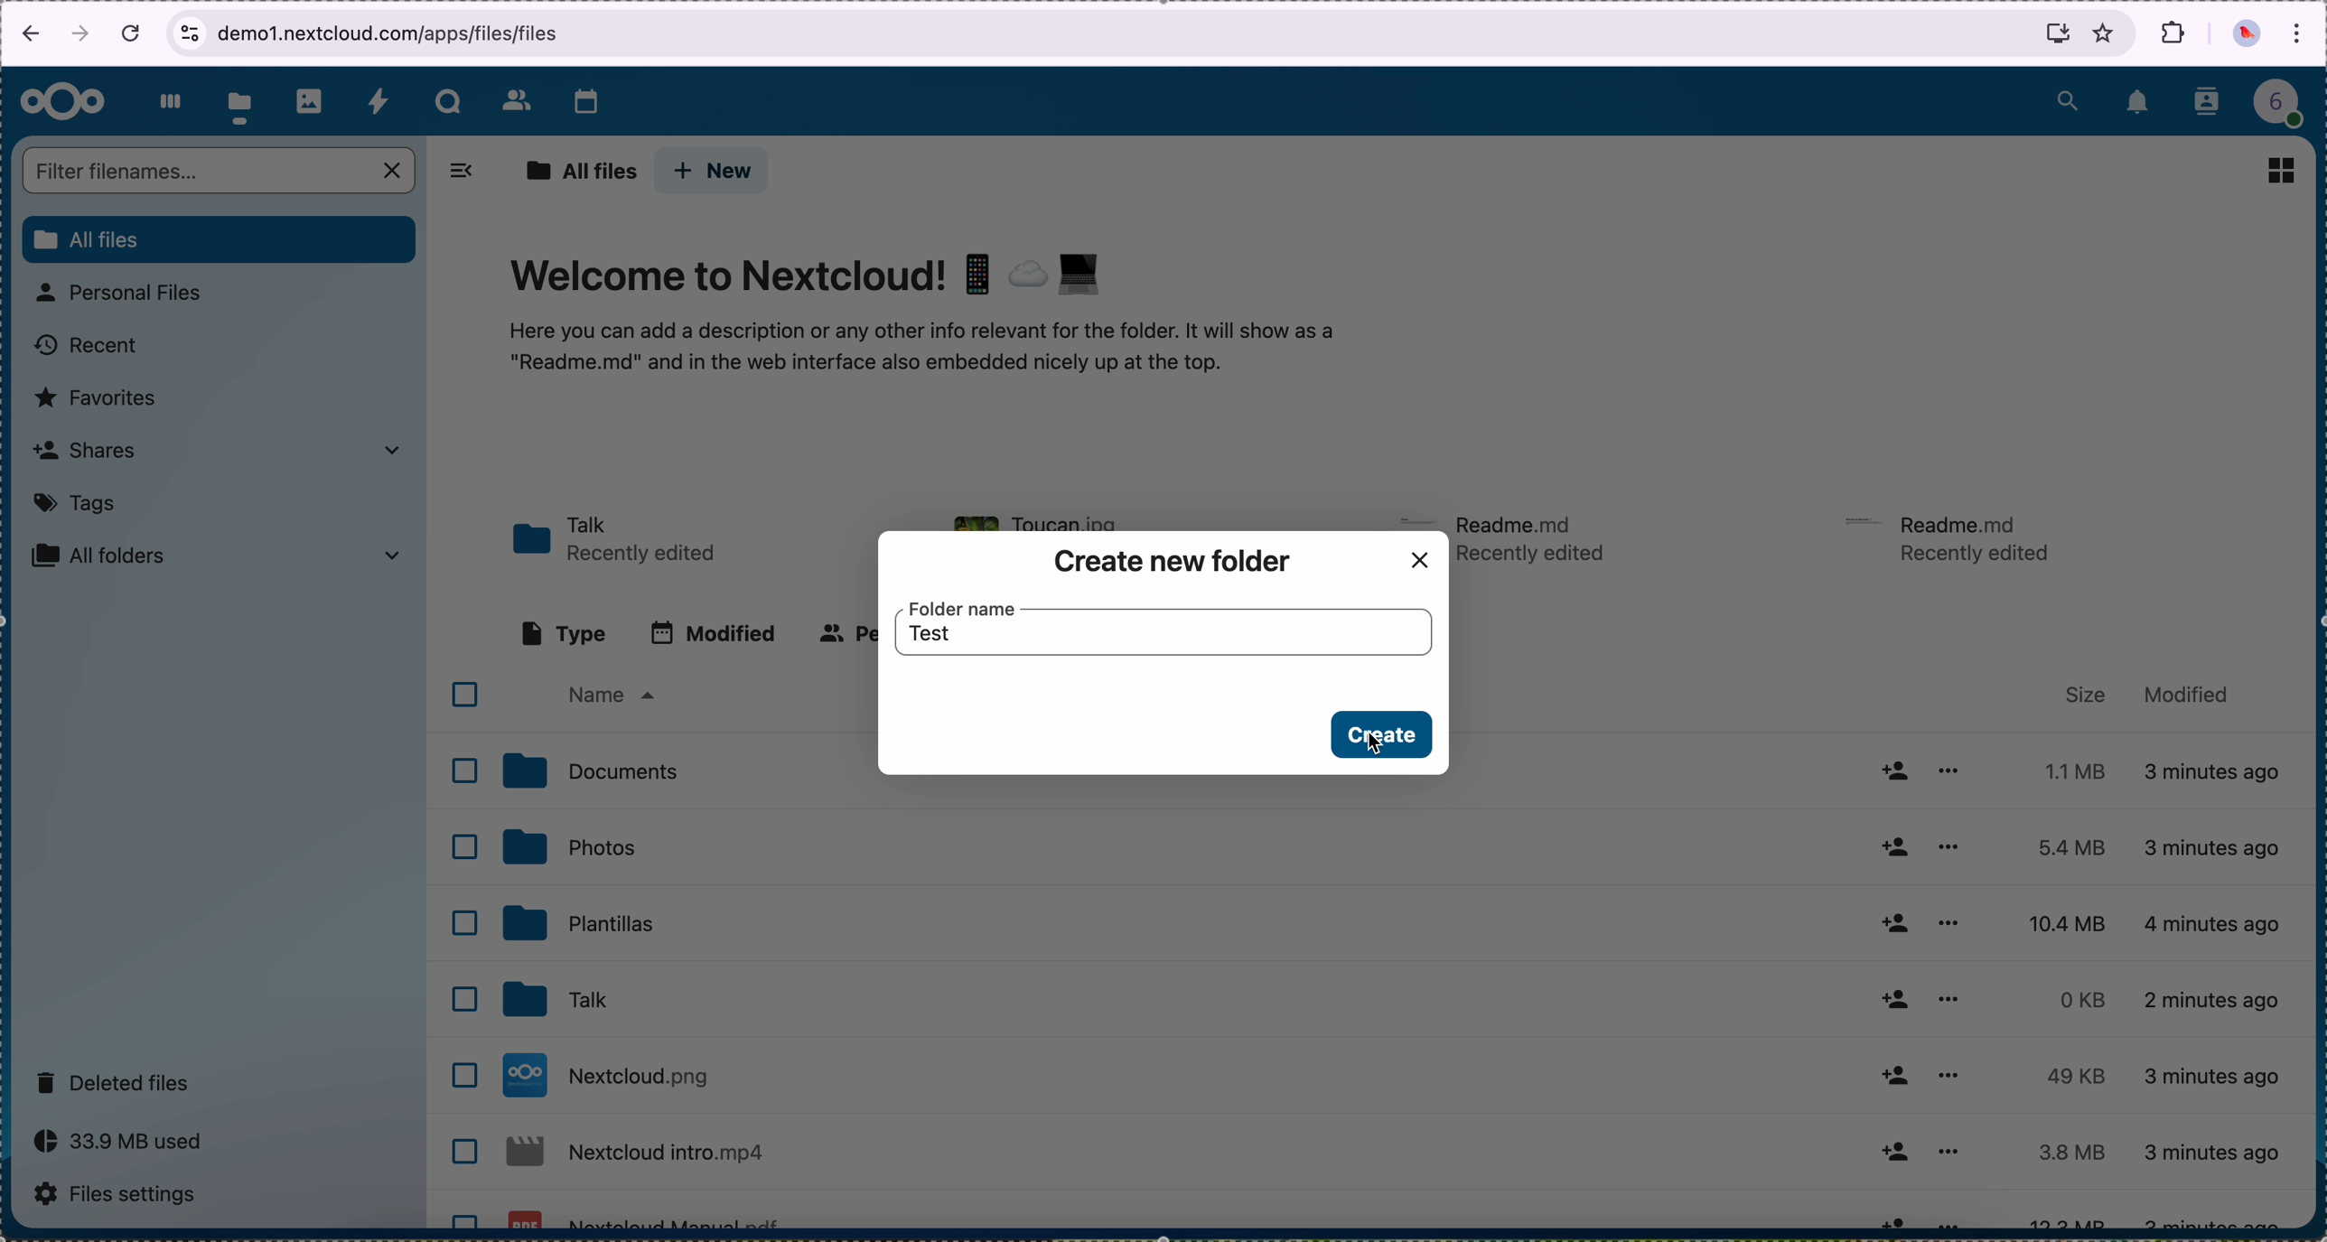 The width and height of the screenshot is (2327, 1242). Describe the element at coordinates (125, 293) in the screenshot. I see `personal files` at that location.